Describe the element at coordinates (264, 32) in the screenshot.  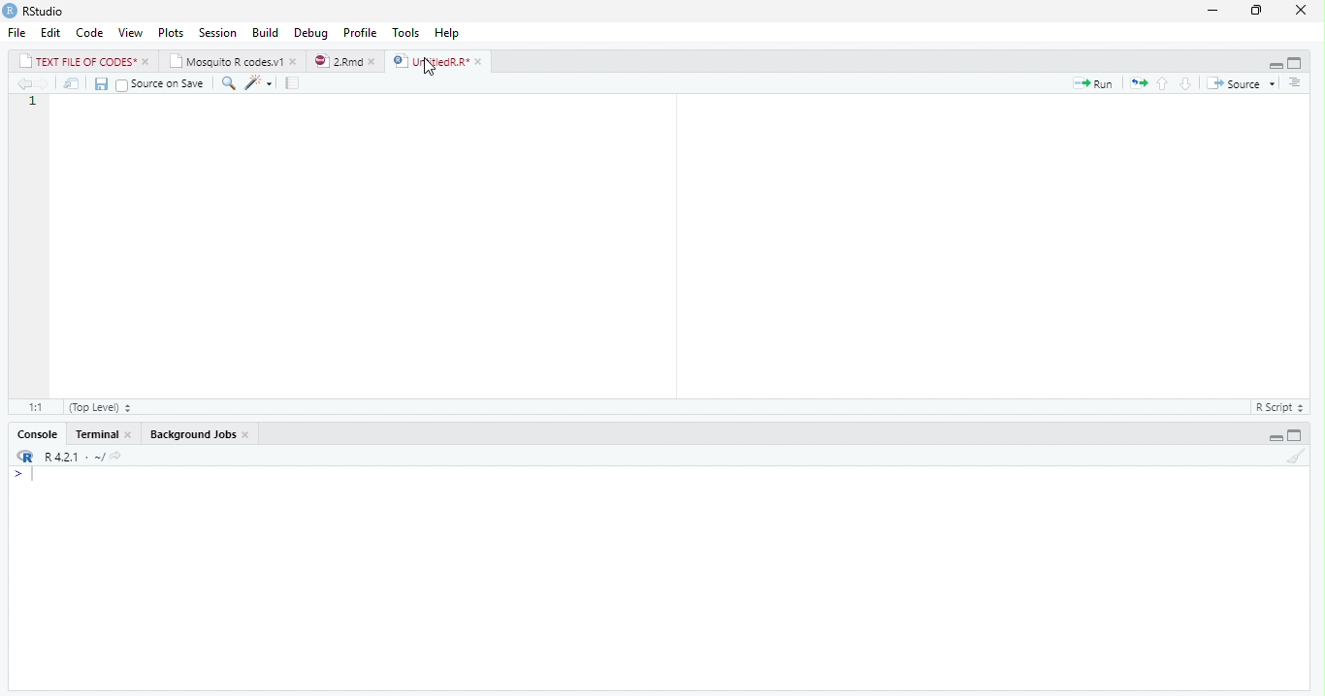
I see `Build` at that location.